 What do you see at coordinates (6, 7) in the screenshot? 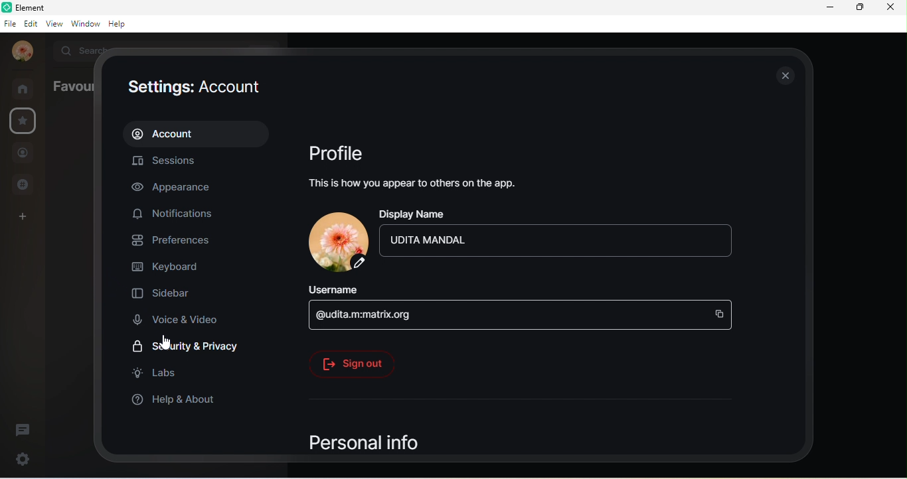
I see `element logo` at bounding box center [6, 7].